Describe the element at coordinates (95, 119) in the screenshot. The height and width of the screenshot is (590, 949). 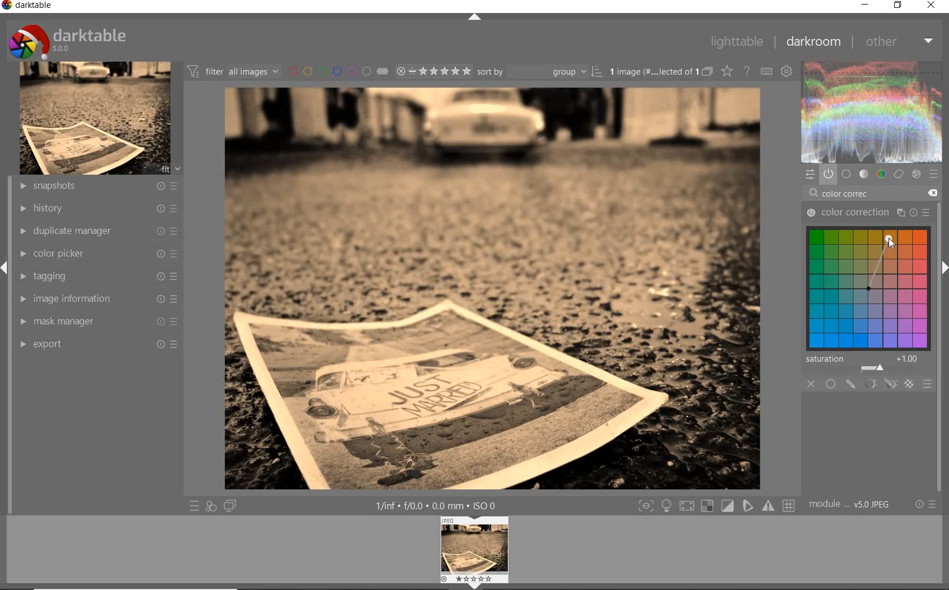
I see `image` at that location.